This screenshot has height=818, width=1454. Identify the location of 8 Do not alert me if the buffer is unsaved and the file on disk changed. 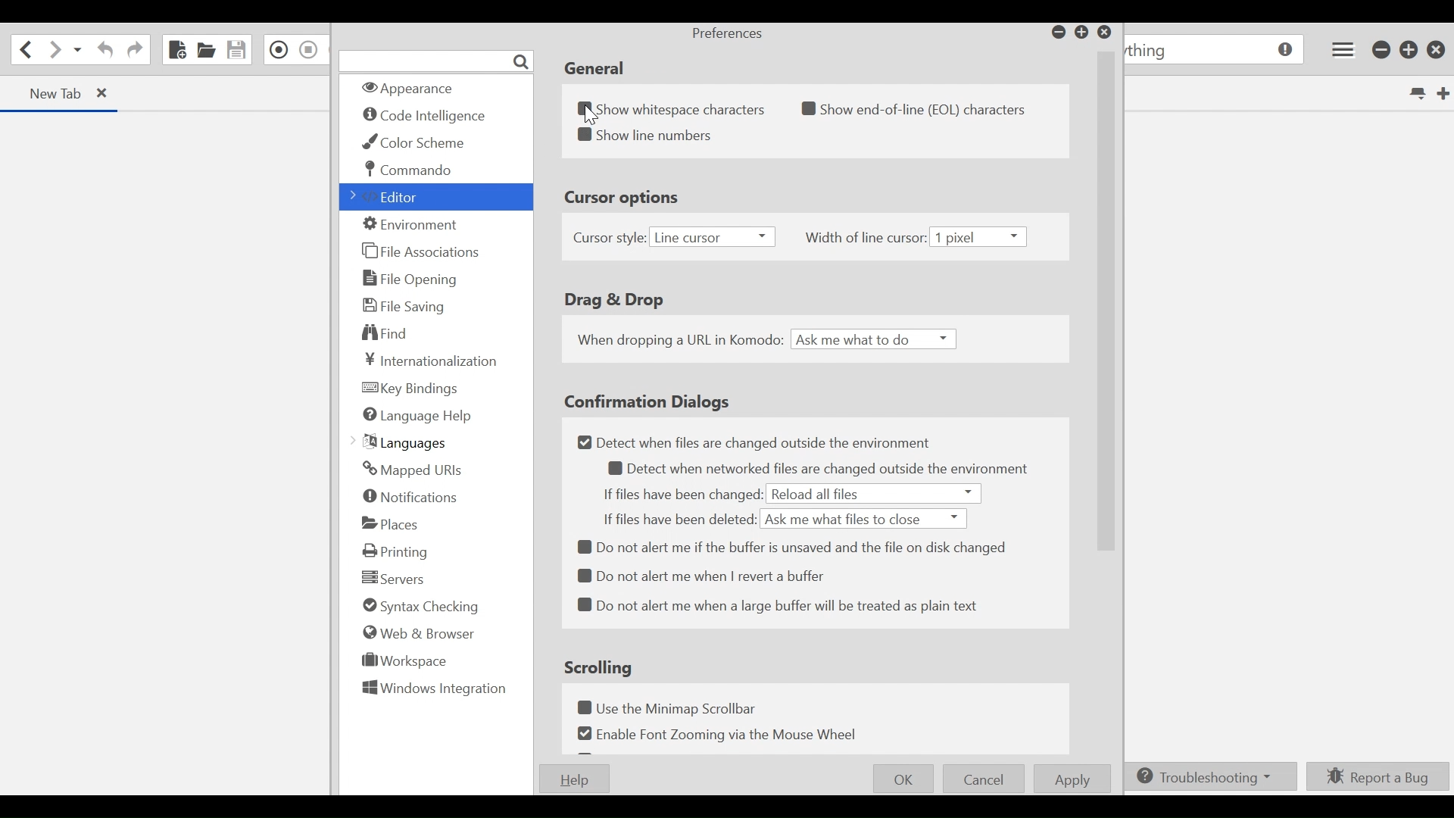
(794, 545).